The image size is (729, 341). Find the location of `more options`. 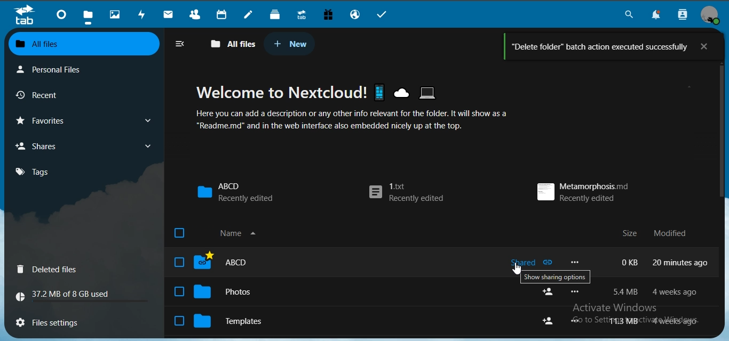

more options is located at coordinates (577, 291).